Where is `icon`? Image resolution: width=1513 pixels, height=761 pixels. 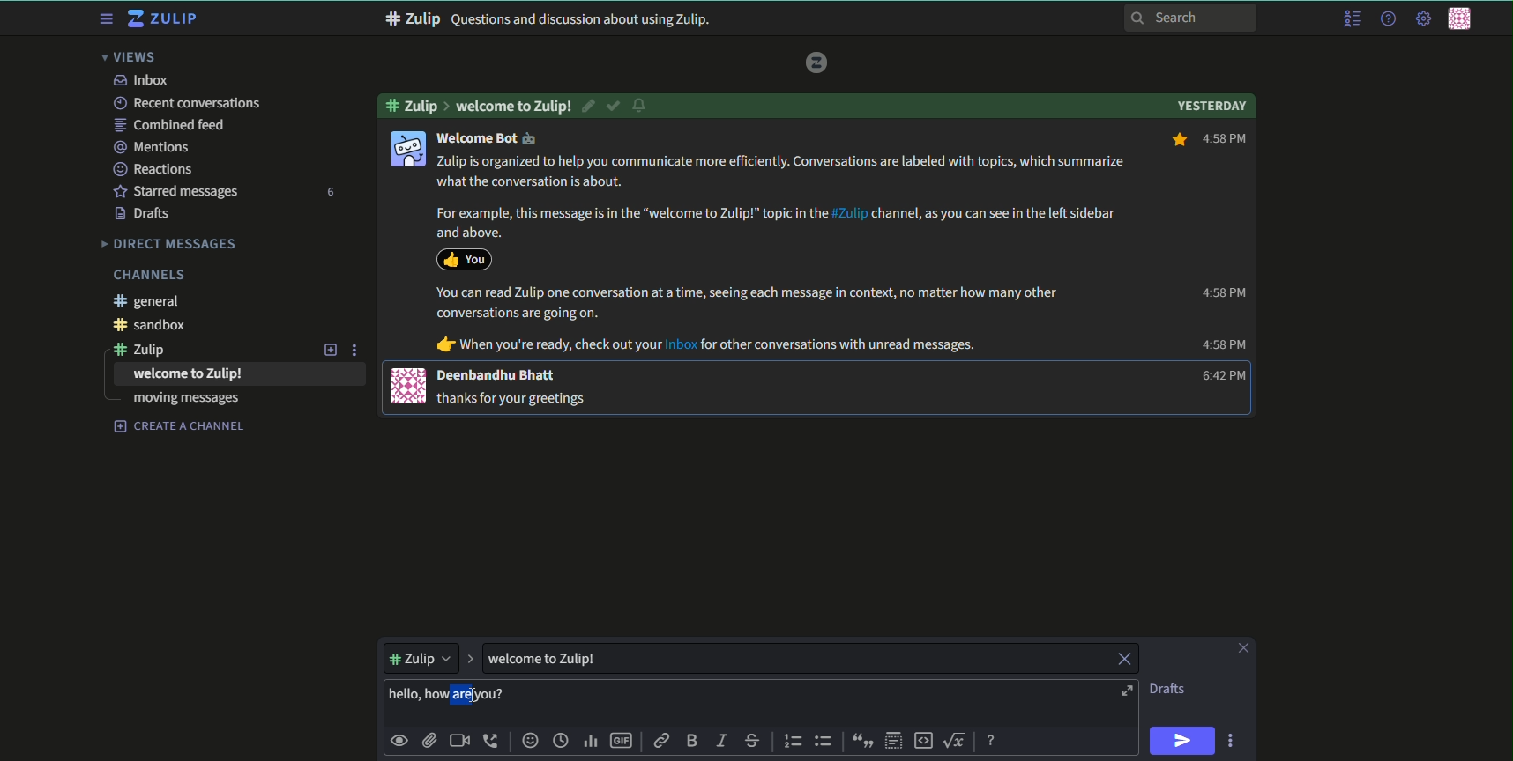 icon is located at coordinates (409, 386).